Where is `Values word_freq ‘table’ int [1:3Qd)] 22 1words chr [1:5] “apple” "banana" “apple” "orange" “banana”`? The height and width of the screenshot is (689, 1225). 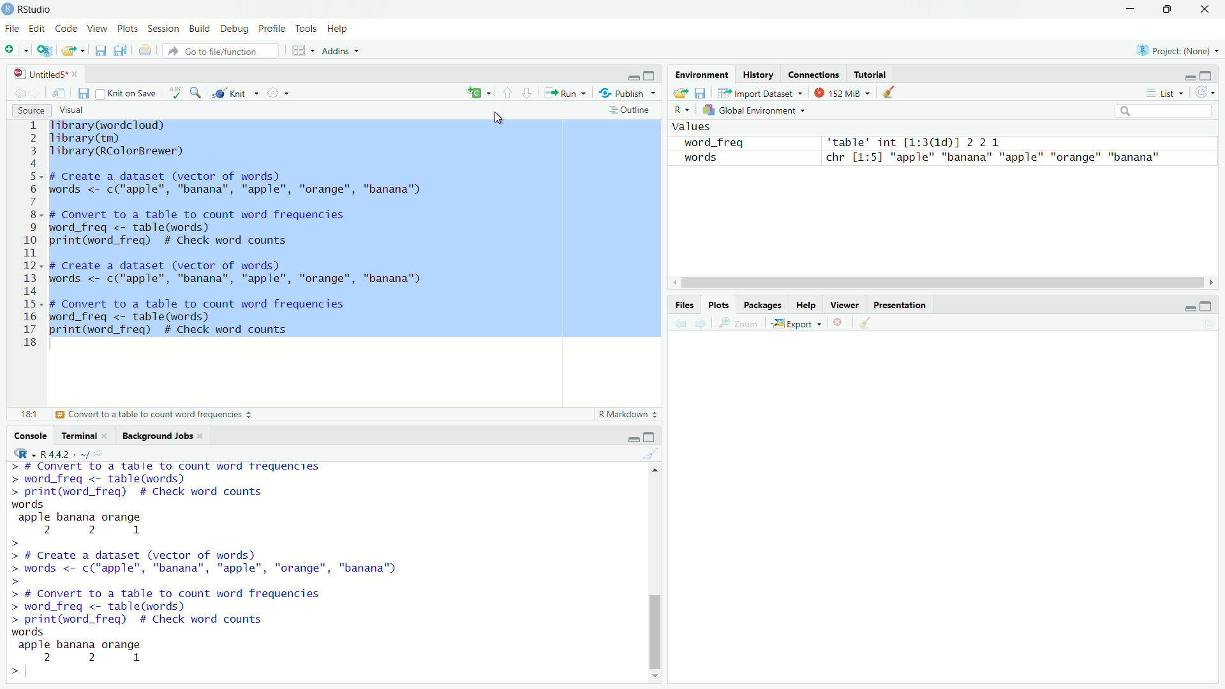
Values word_freq ‘table’ int [1:3Qd)] 22 1words chr [1:5] “apple” "banana" “apple” "orange" “banana” is located at coordinates (916, 147).